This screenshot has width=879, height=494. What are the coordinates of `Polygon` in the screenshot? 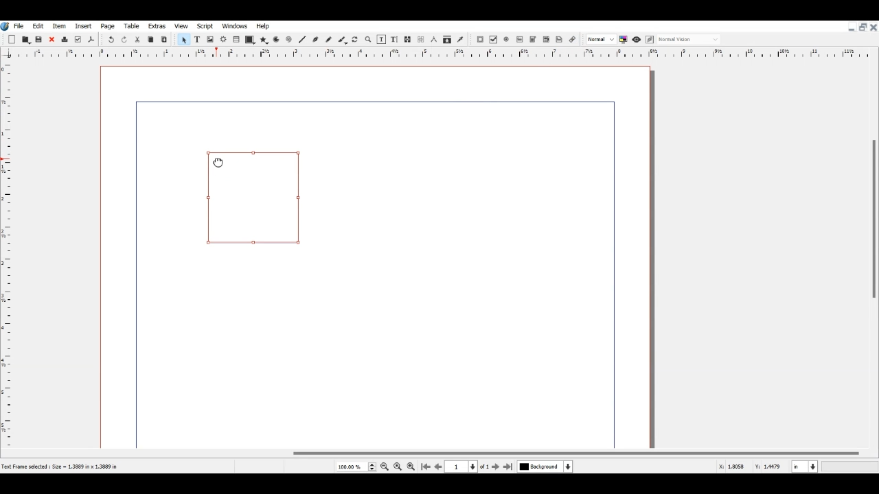 It's located at (264, 40).